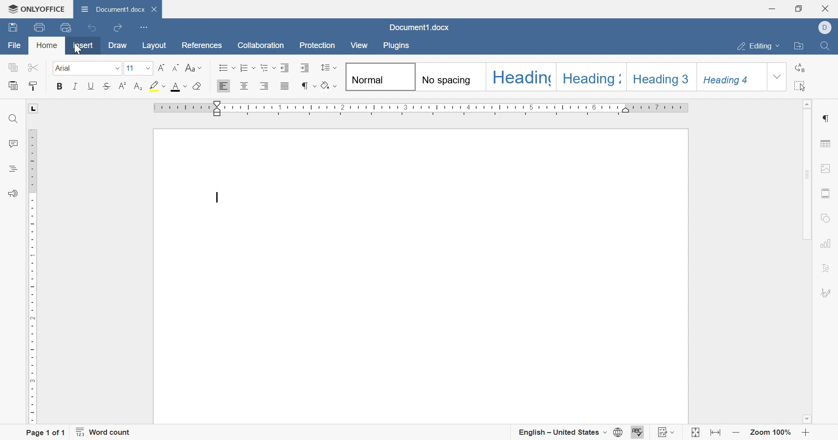  I want to click on Subscript, so click(138, 87).